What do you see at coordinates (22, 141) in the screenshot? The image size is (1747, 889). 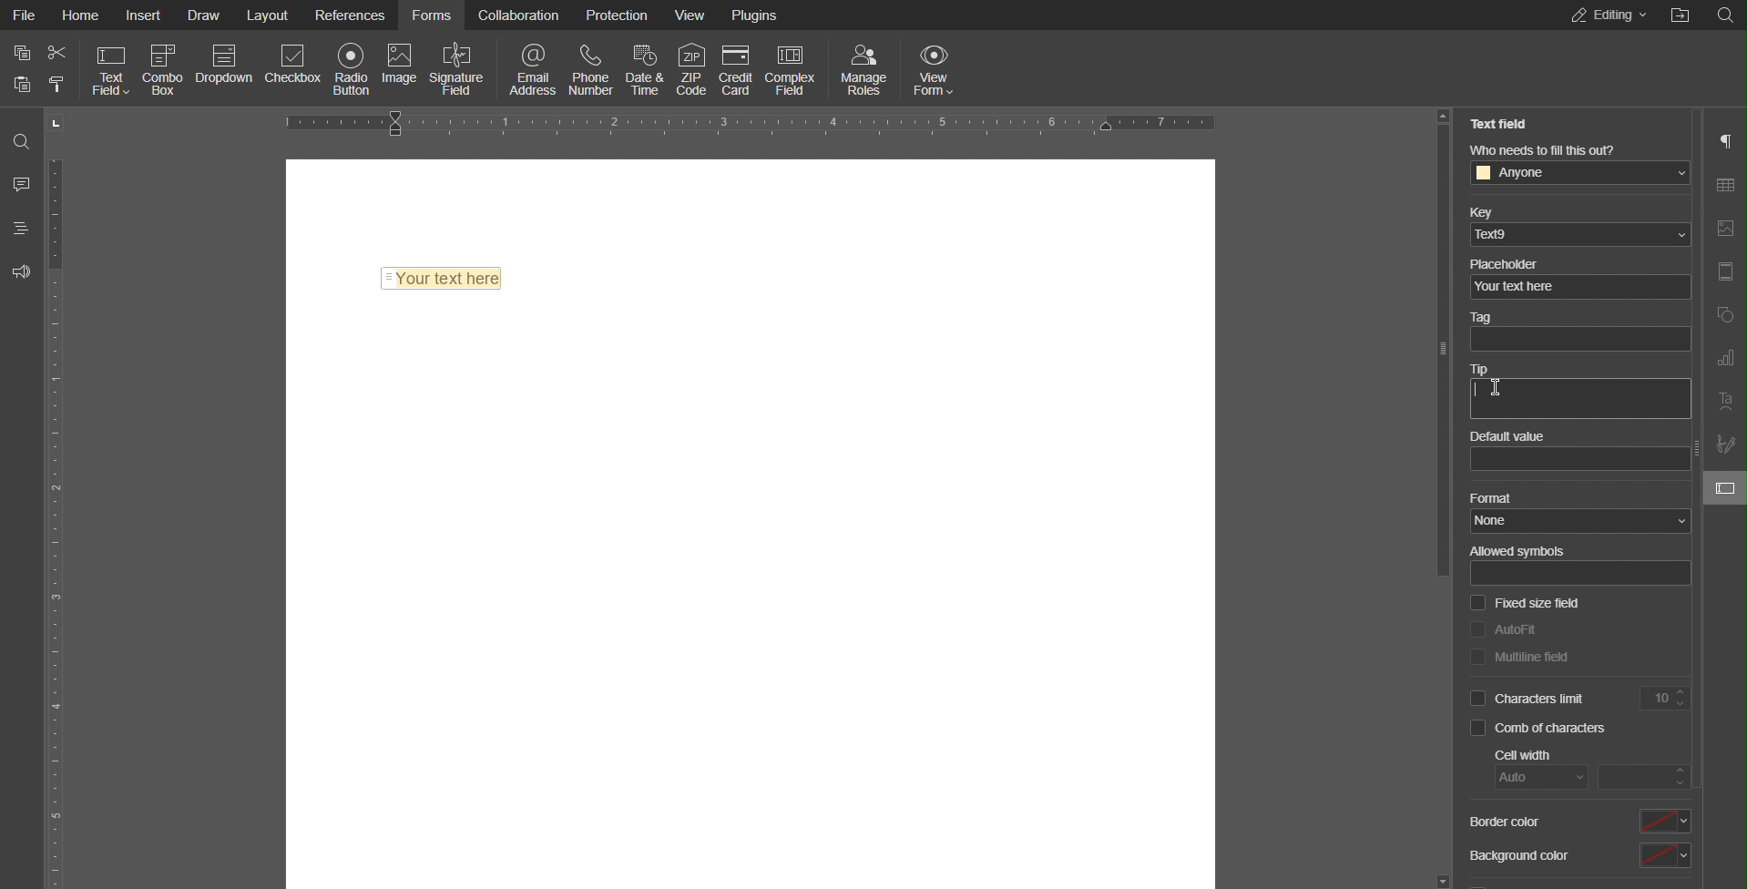 I see `Search` at bounding box center [22, 141].